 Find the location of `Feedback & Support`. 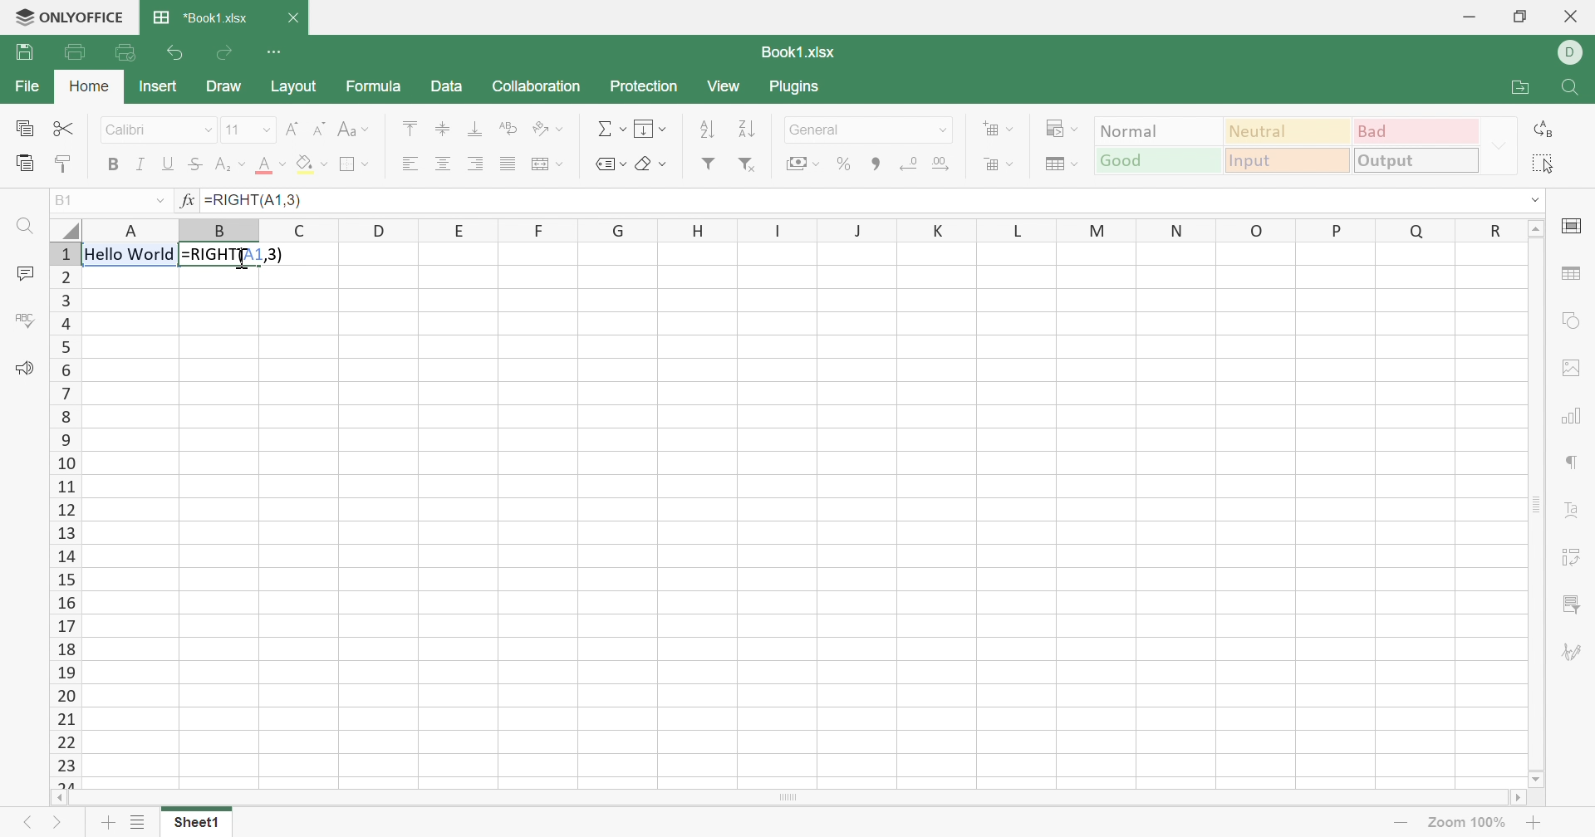

Feedback & Support is located at coordinates (22, 369).